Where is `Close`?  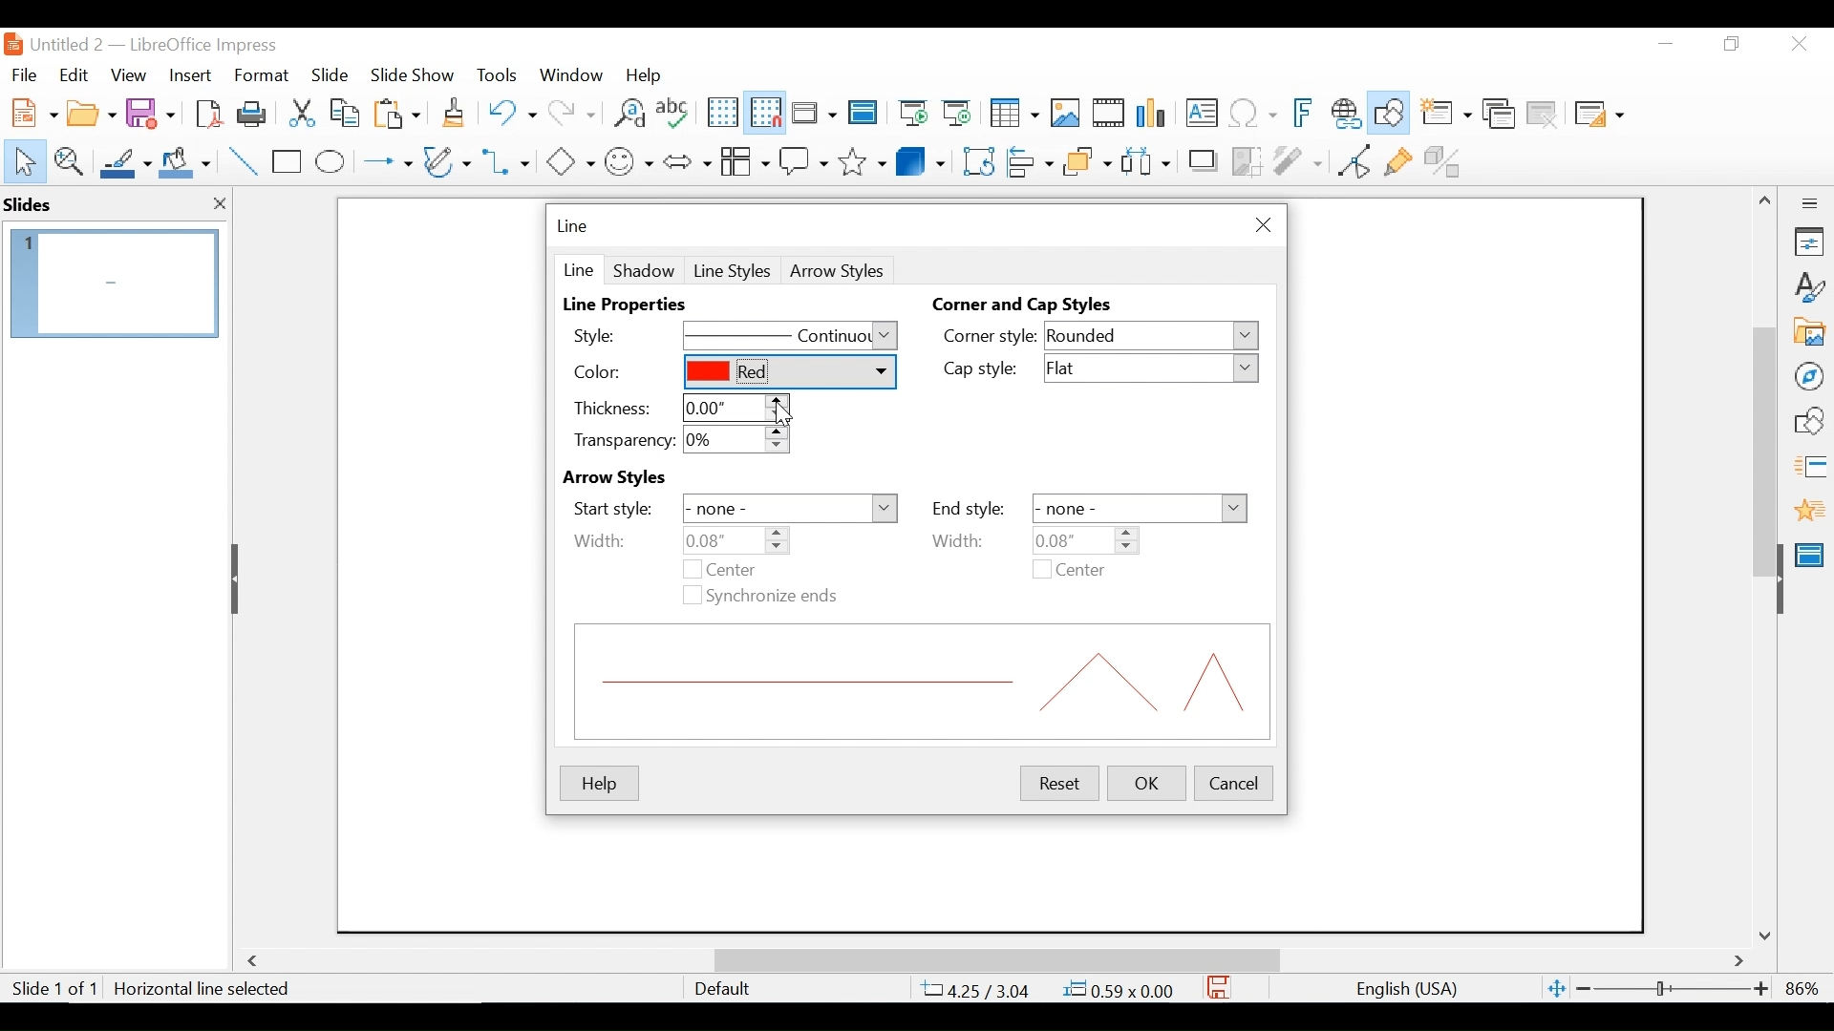
Close is located at coordinates (1797, 45).